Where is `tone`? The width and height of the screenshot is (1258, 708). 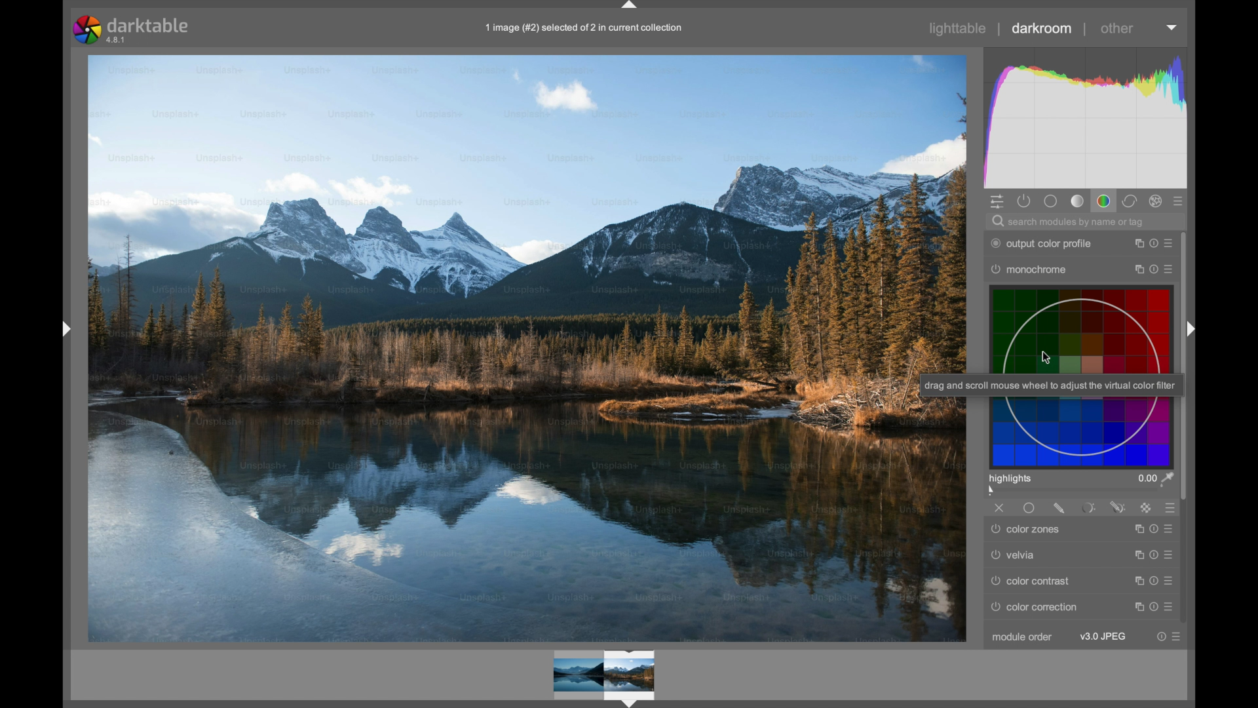 tone is located at coordinates (1077, 201).